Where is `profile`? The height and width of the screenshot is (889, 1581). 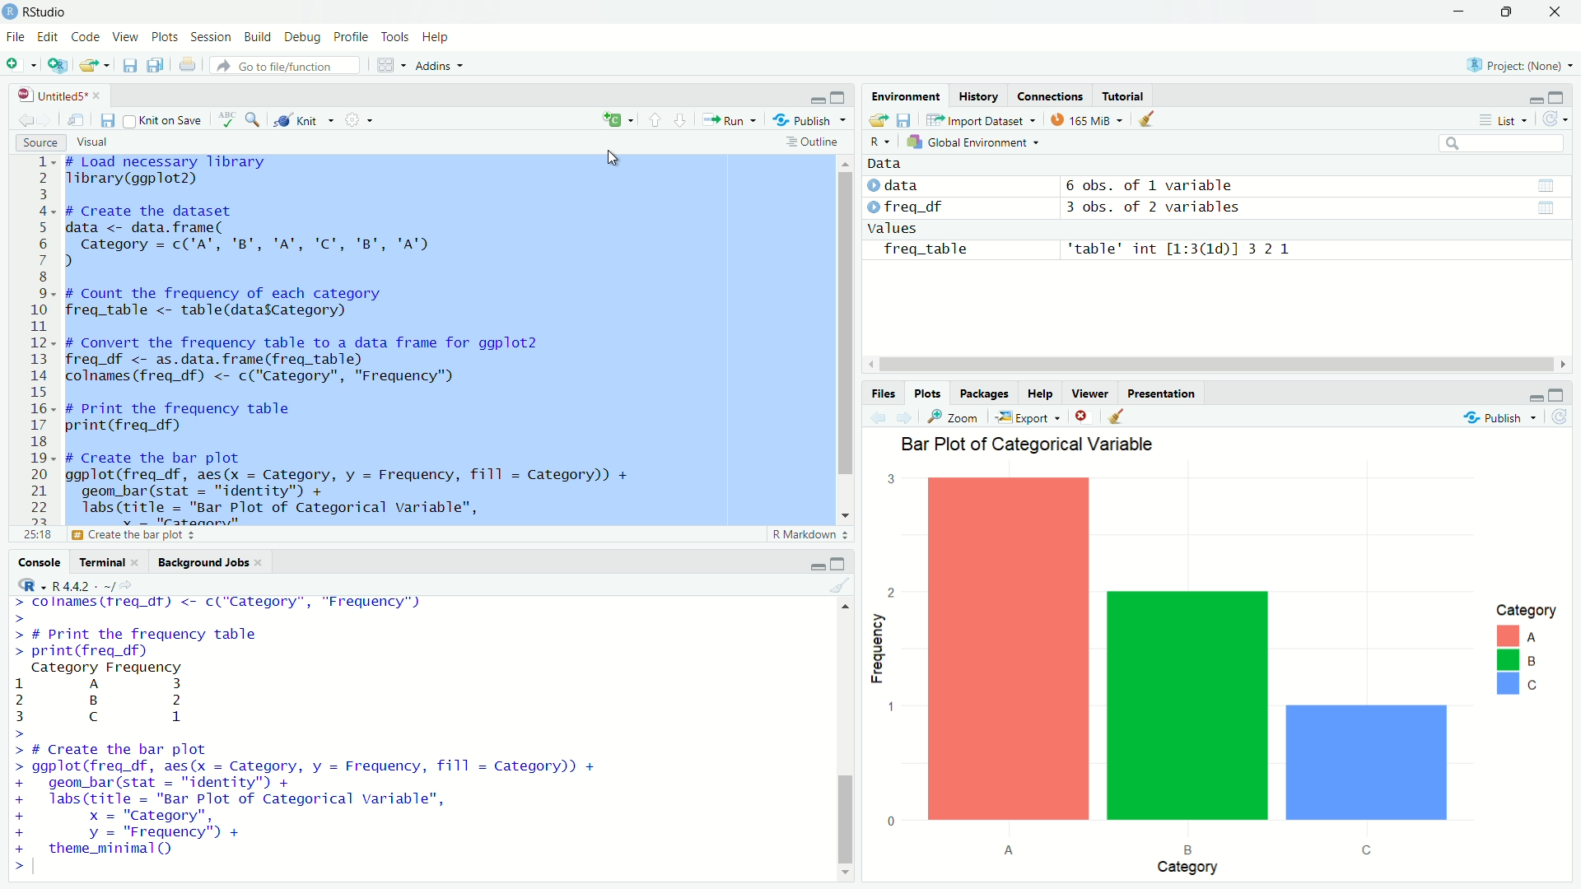 profile is located at coordinates (350, 37).